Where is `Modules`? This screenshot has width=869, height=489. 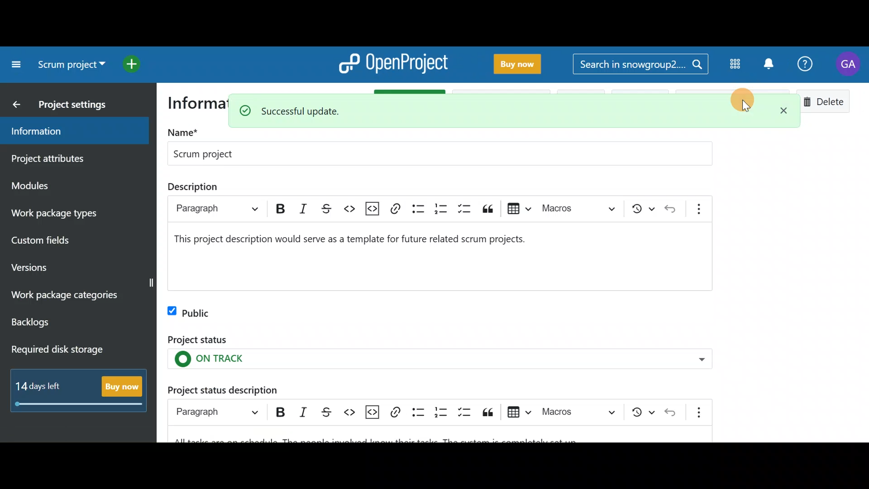 Modules is located at coordinates (733, 66).